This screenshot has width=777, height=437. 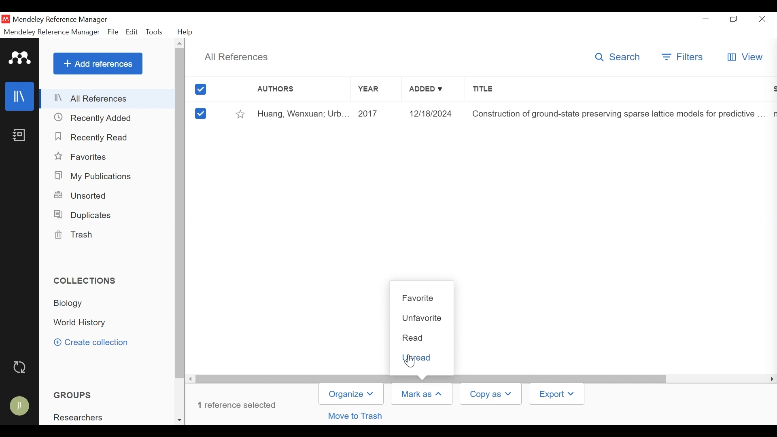 I want to click on Notebook, so click(x=20, y=136).